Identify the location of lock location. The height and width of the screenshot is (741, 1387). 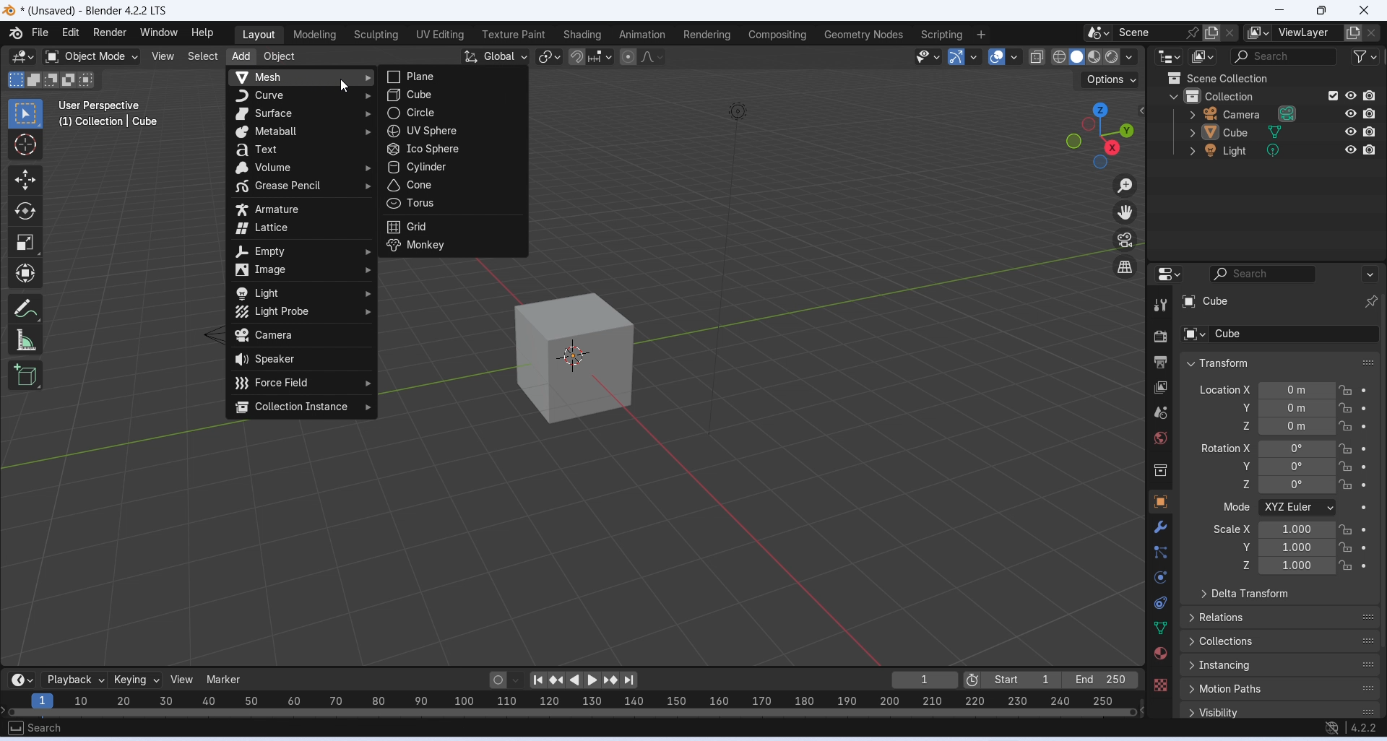
(1345, 448).